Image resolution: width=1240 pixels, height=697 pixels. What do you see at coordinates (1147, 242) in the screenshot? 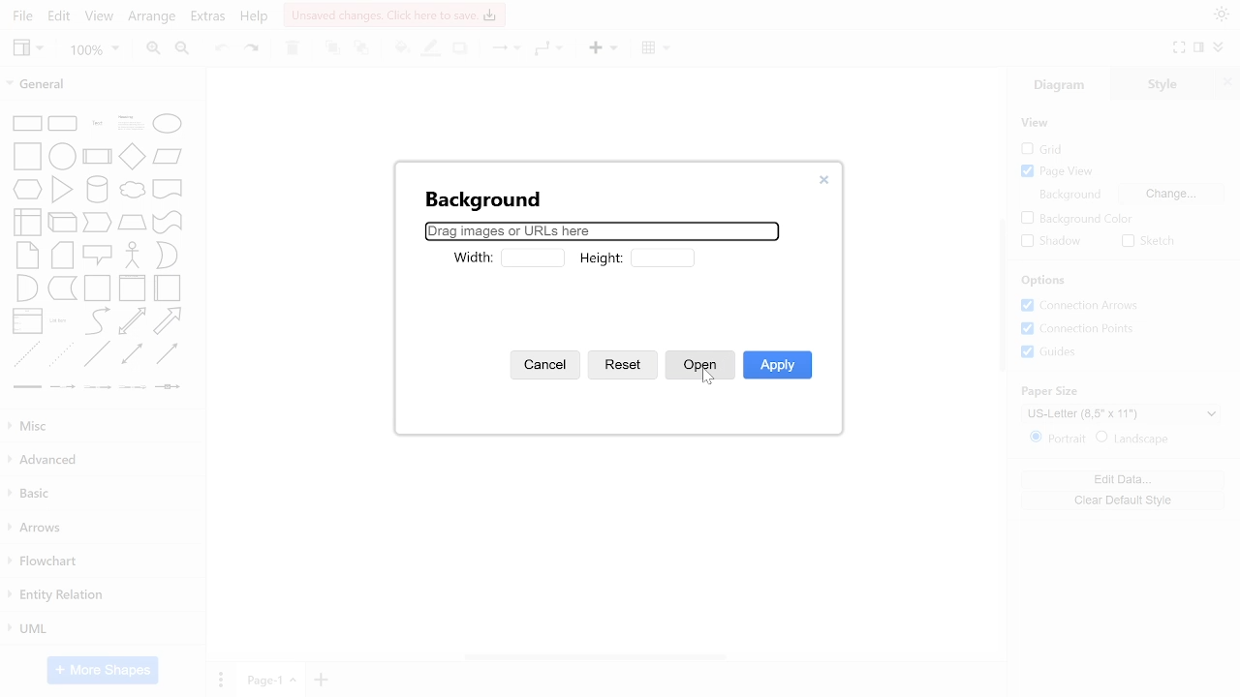
I see `sketch` at bounding box center [1147, 242].